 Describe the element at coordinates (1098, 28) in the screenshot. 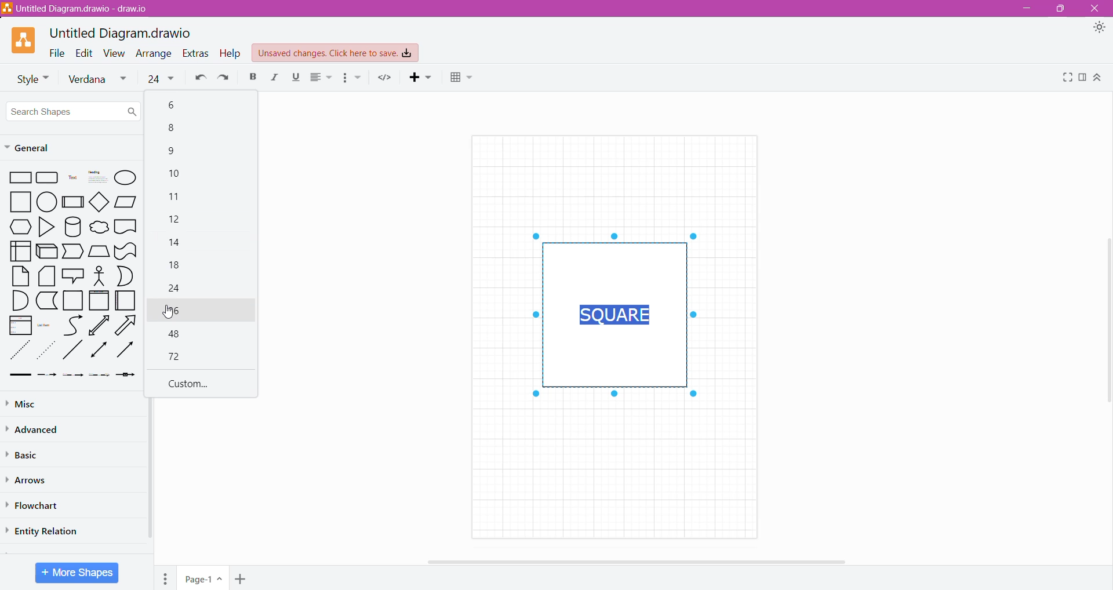

I see `Appearance` at that location.